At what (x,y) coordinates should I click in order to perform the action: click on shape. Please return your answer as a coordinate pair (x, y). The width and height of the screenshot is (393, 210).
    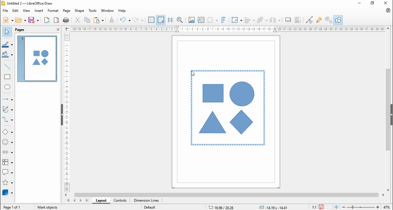
    Looking at the image, I should click on (79, 11).